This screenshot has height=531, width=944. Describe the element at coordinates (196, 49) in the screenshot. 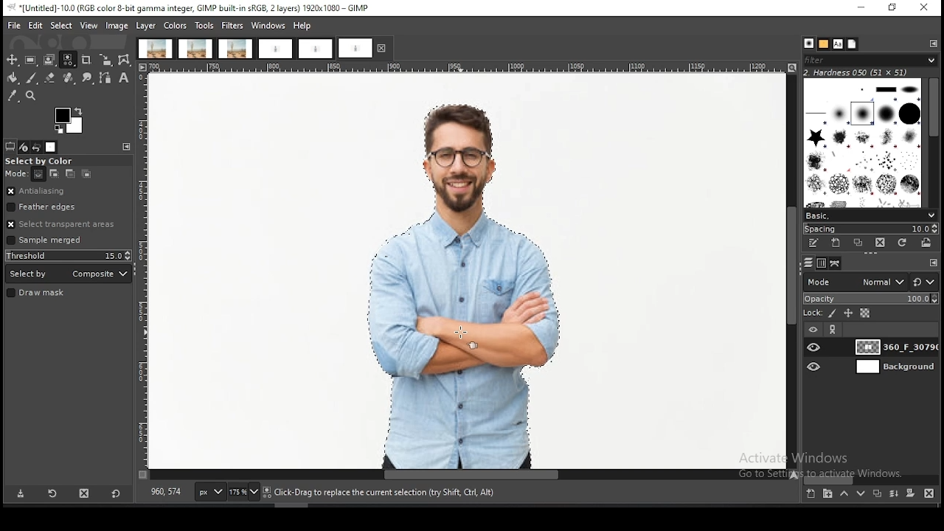

I see `project tab` at that location.